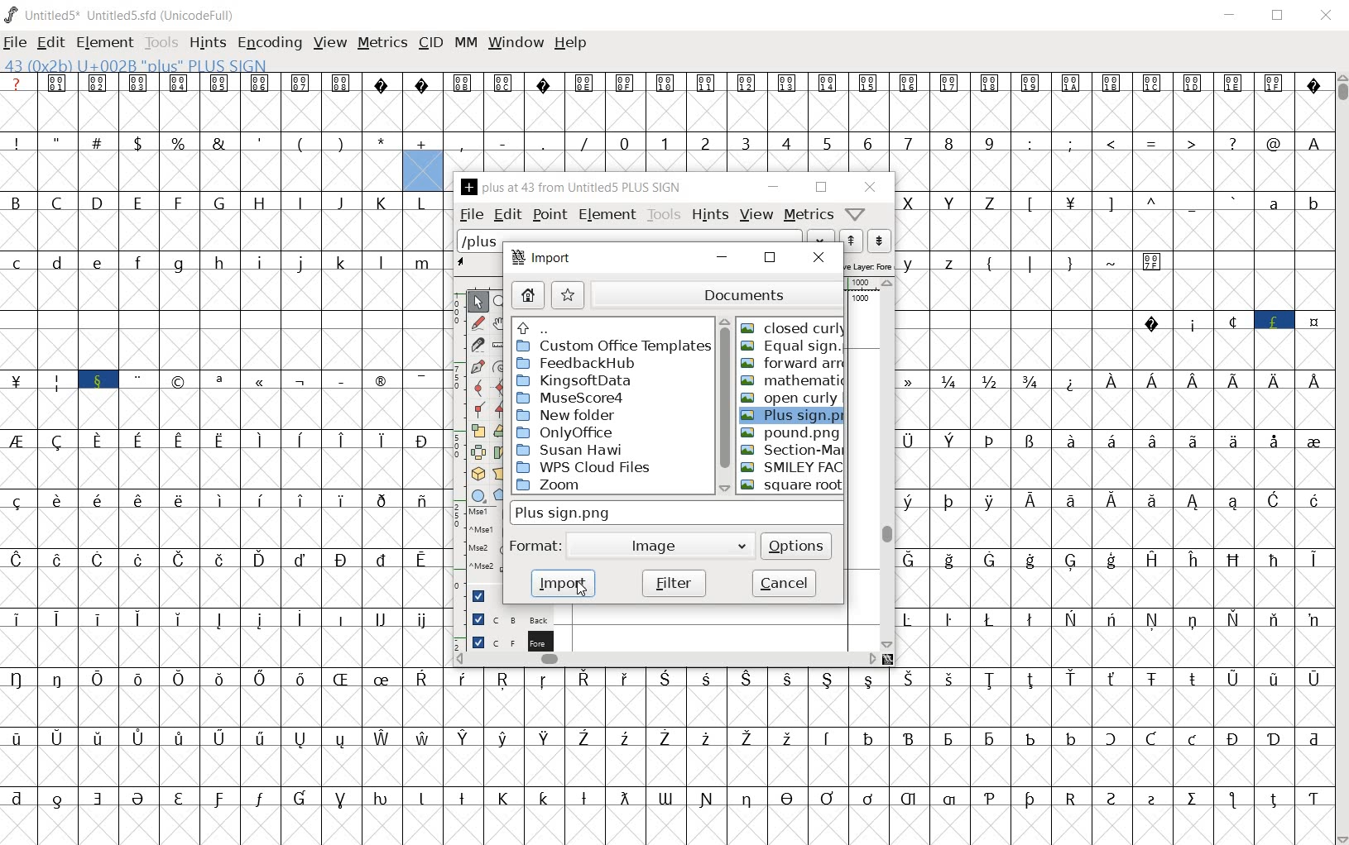  What do you see at coordinates (724, 259) in the screenshot?
I see `minimize` at bounding box center [724, 259].